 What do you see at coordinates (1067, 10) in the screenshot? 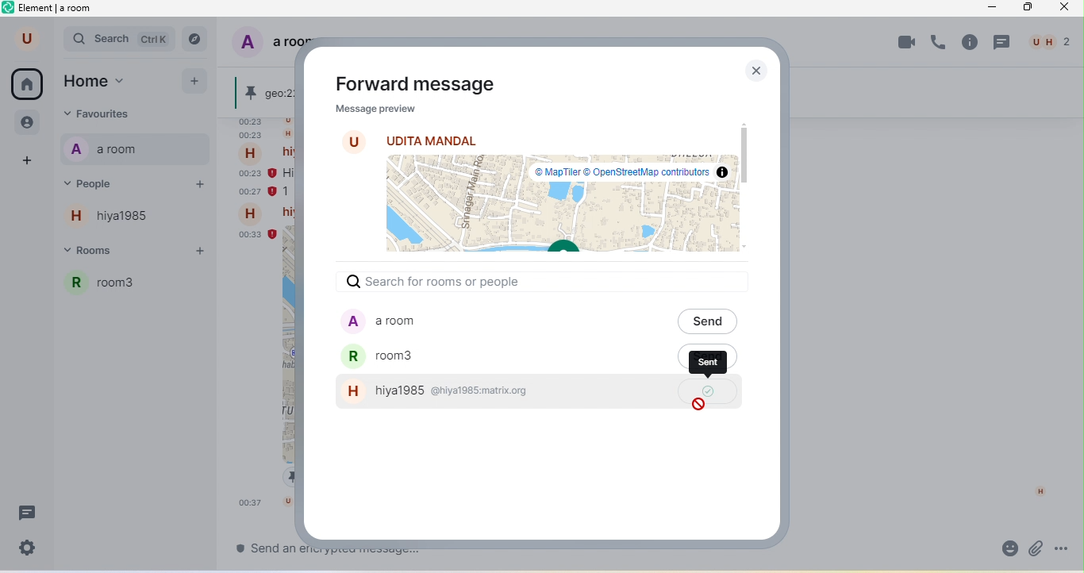
I see `close` at bounding box center [1067, 10].